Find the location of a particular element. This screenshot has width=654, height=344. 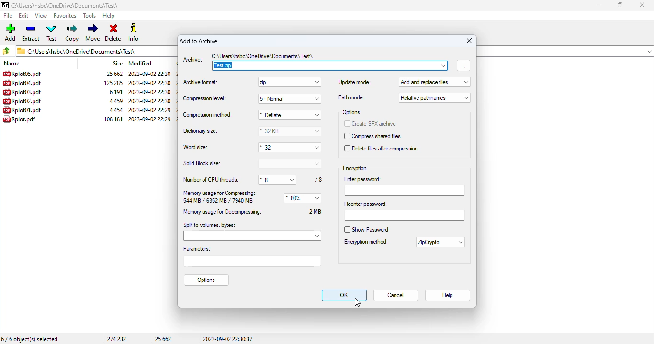

* 32 KB is located at coordinates (290, 131).